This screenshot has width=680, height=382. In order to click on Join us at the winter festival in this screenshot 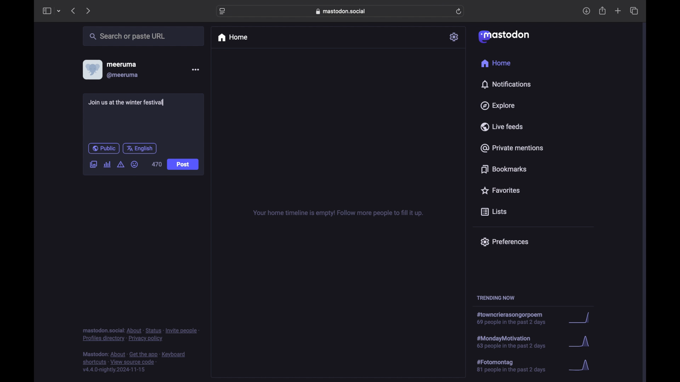, I will do `click(127, 103)`.